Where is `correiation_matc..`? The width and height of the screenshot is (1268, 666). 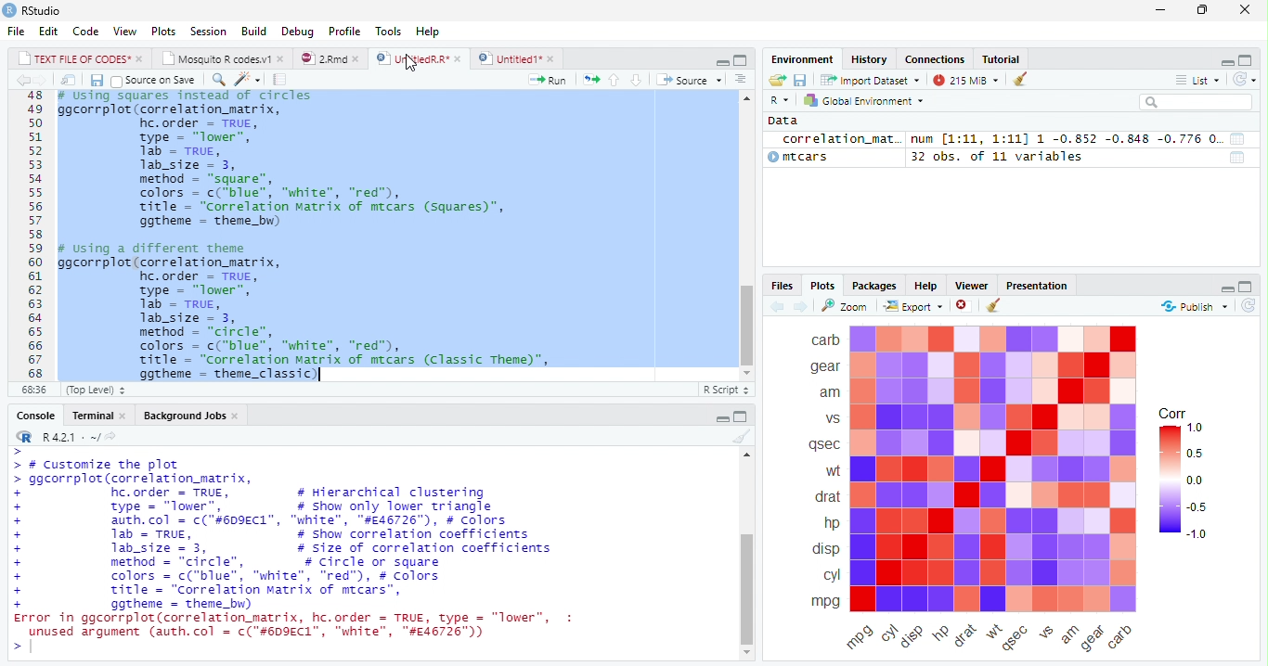
correiation_matc.. is located at coordinates (841, 138).